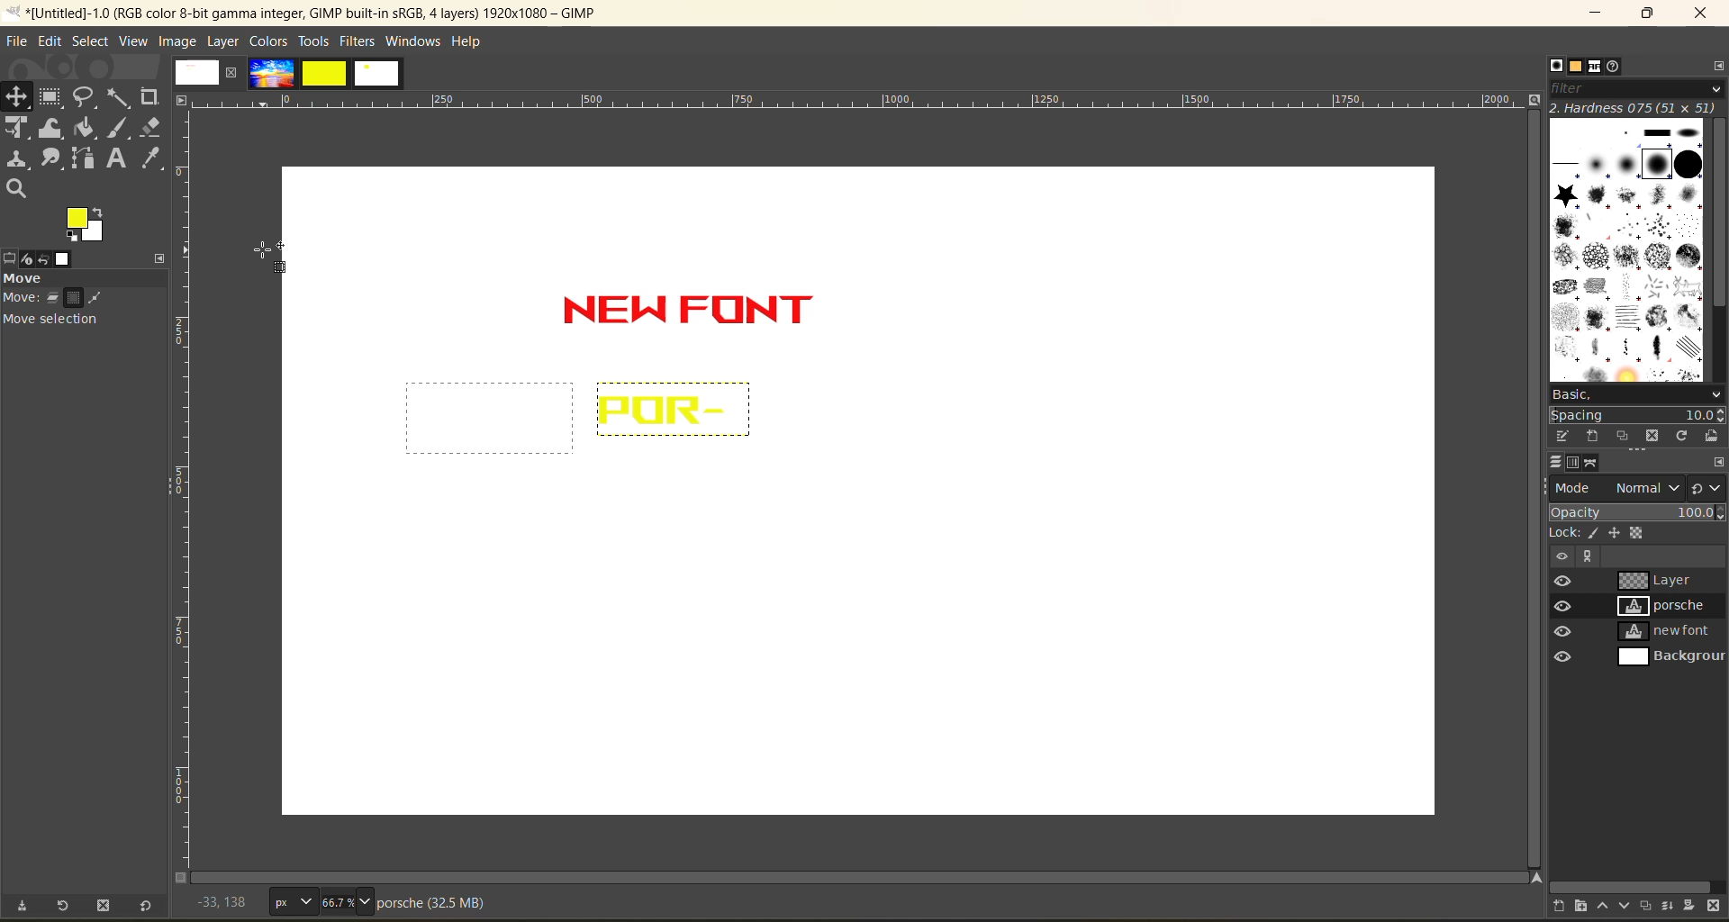 This screenshot has width=1729, height=922. I want to click on save tool preset, so click(25, 907).